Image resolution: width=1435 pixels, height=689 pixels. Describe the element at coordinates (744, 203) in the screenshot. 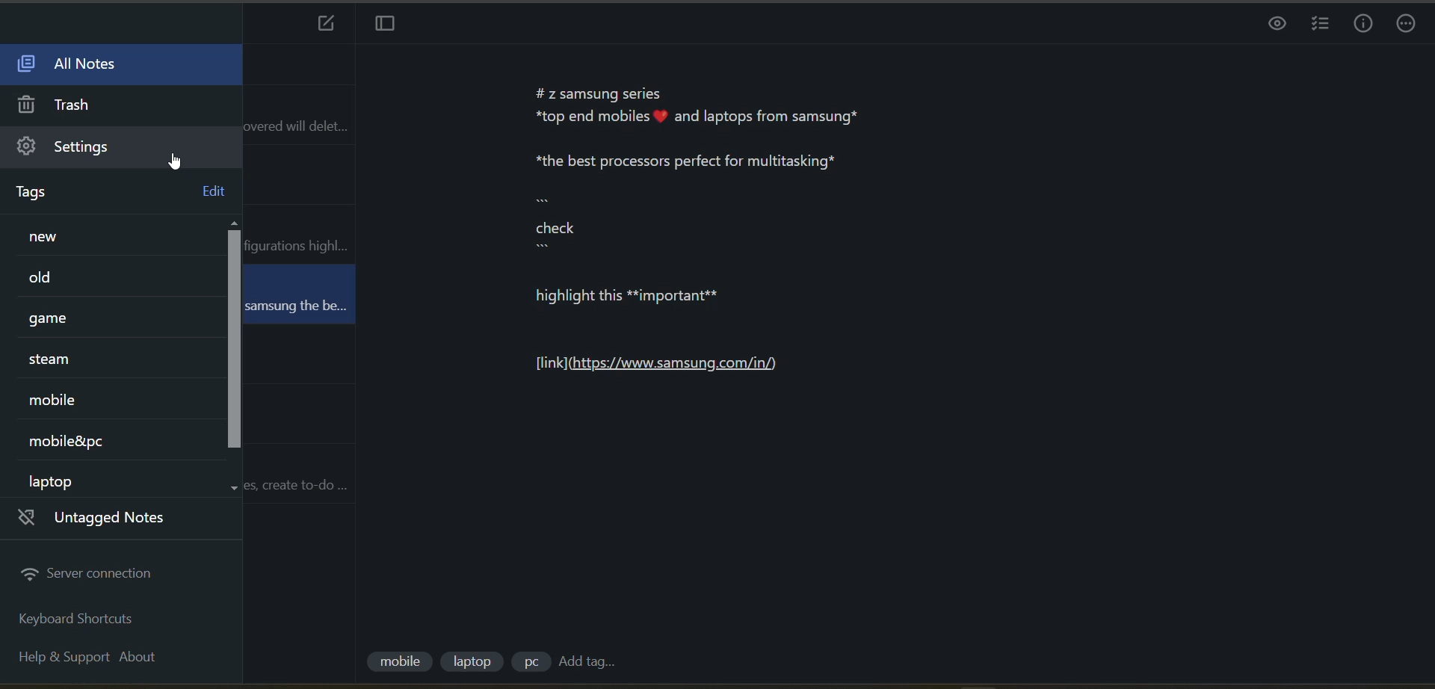

I see `data from current note` at that location.